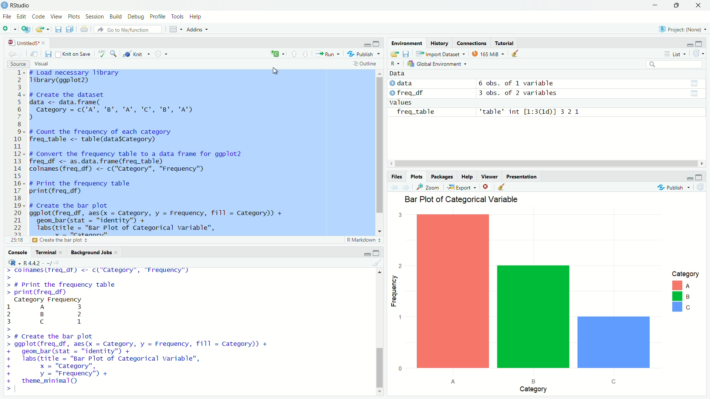 The image size is (710, 399). What do you see at coordinates (29, 43) in the screenshot?
I see `untitled5` at bounding box center [29, 43].